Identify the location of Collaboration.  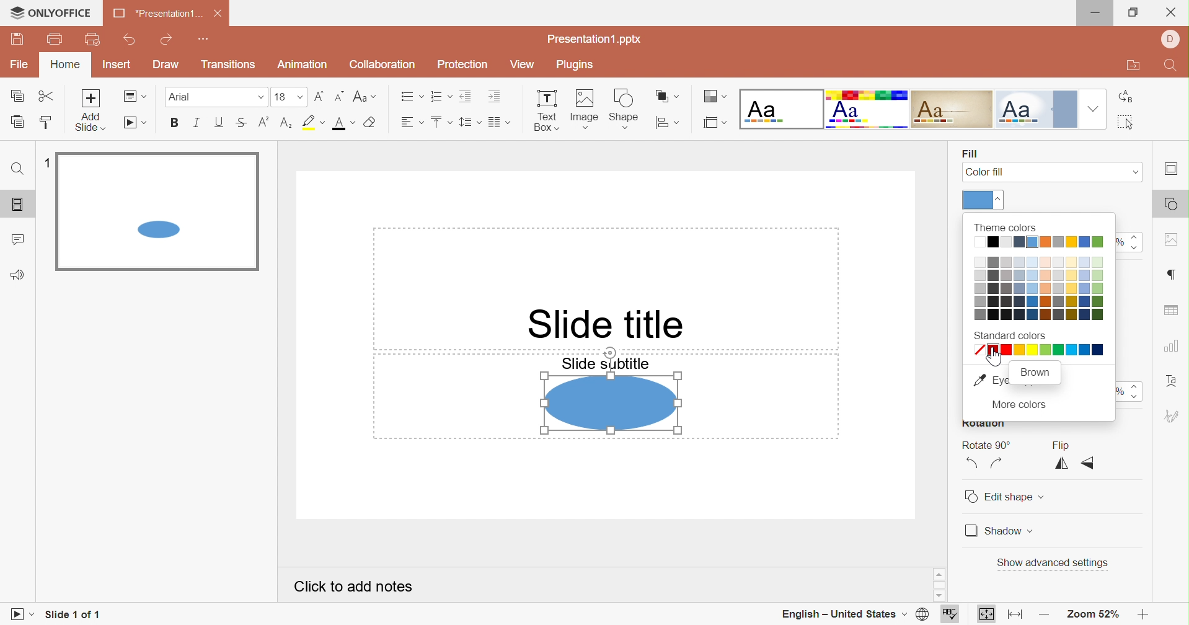
(382, 64).